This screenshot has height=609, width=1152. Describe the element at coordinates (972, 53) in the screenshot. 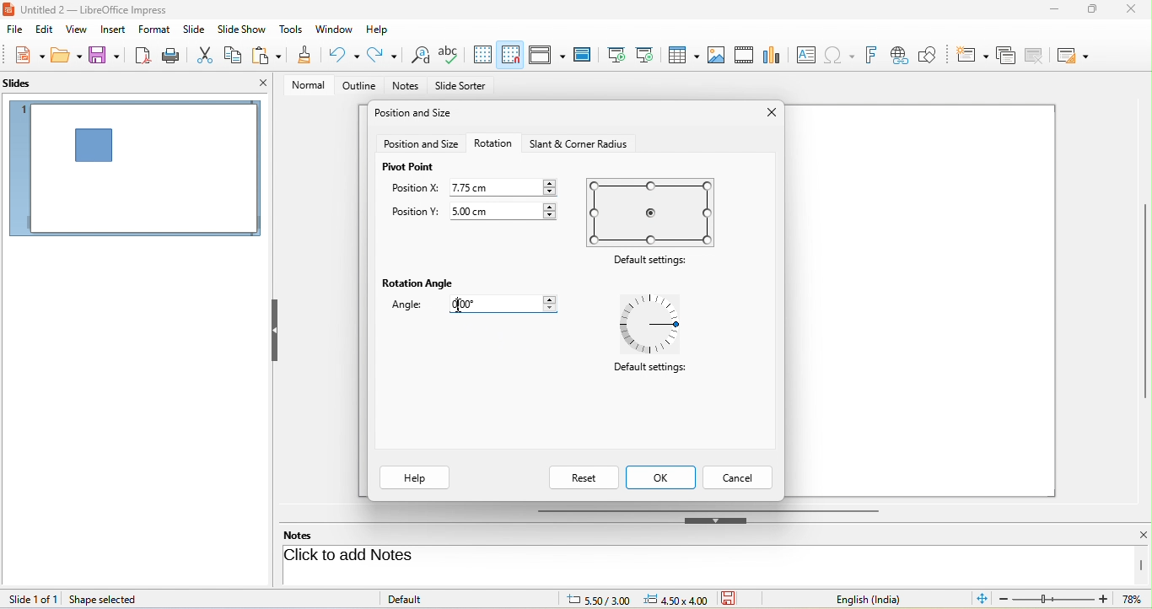

I see `new slide` at that location.